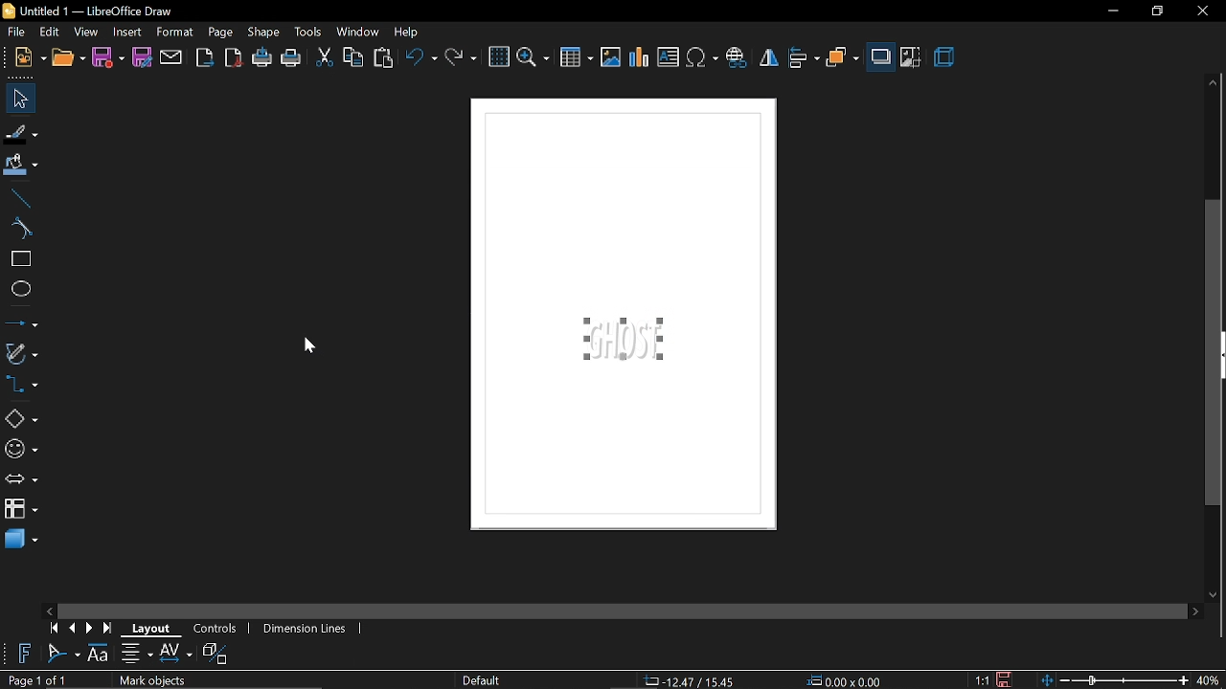  What do you see at coordinates (17, 97) in the screenshot?
I see `select` at bounding box center [17, 97].